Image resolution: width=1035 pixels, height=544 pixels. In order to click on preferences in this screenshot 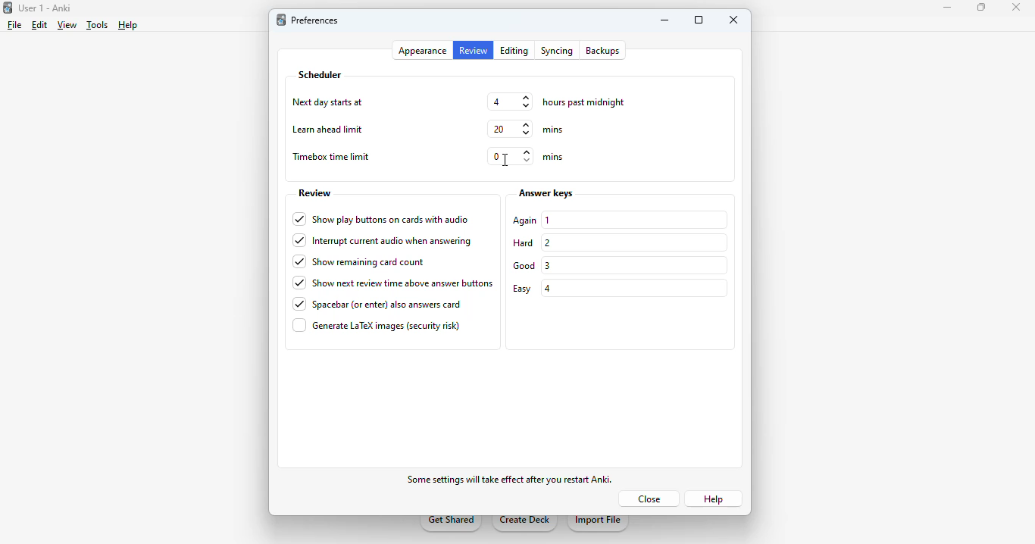, I will do `click(316, 20)`.